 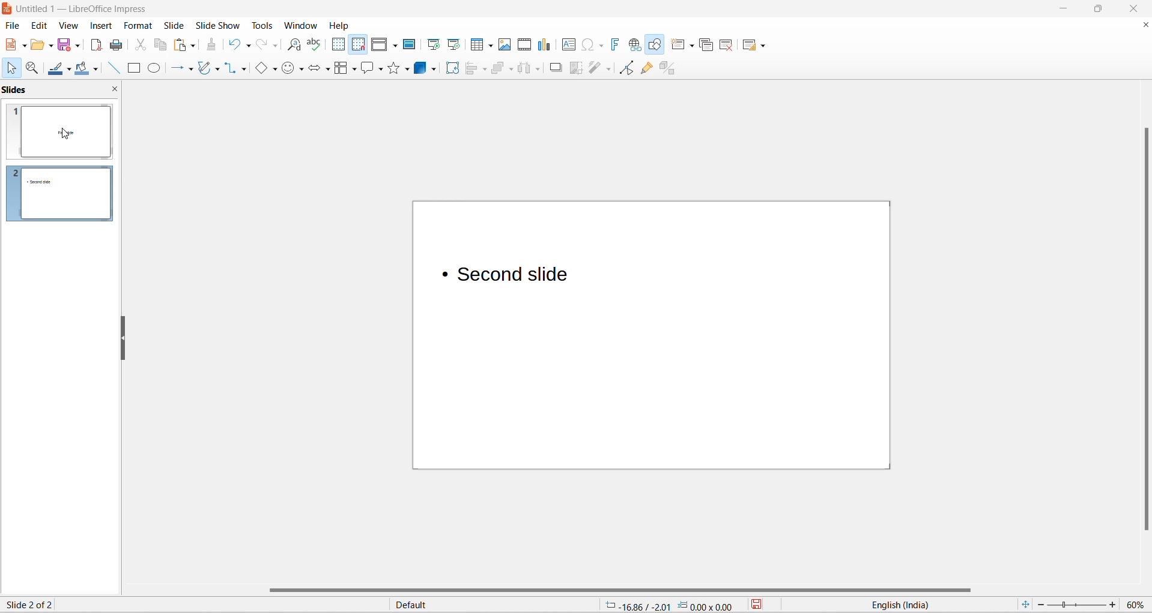 What do you see at coordinates (405, 69) in the screenshot?
I see `star options` at bounding box center [405, 69].